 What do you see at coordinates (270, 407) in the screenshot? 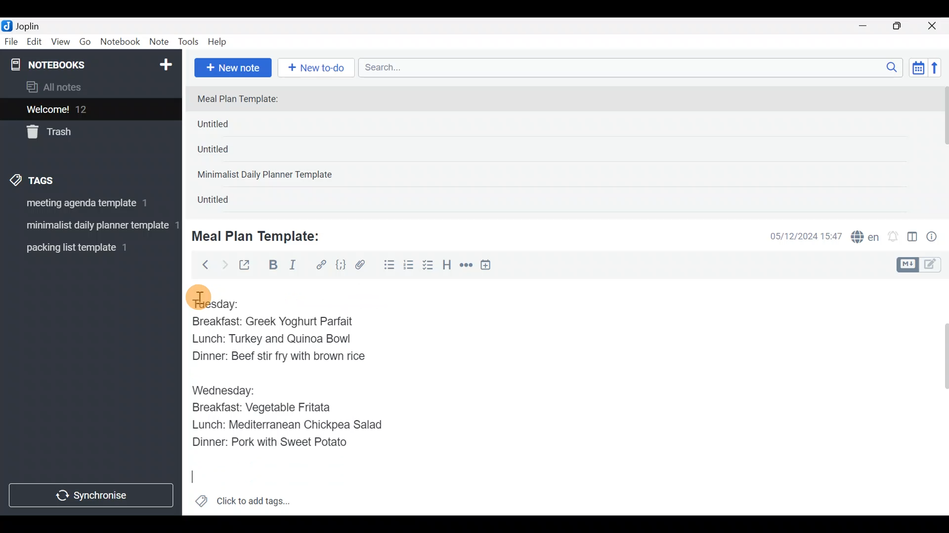
I see `Breakfast: Vegetable Fritata` at bounding box center [270, 407].